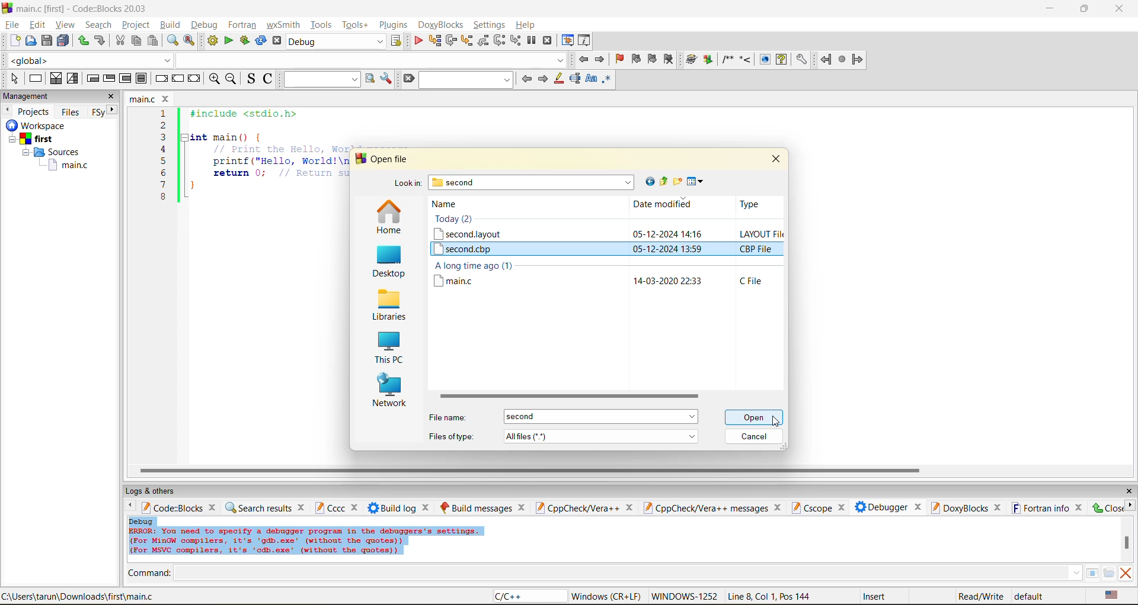 The width and height of the screenshot is (1138, 605). I want to click on 2, so click(164, 125).